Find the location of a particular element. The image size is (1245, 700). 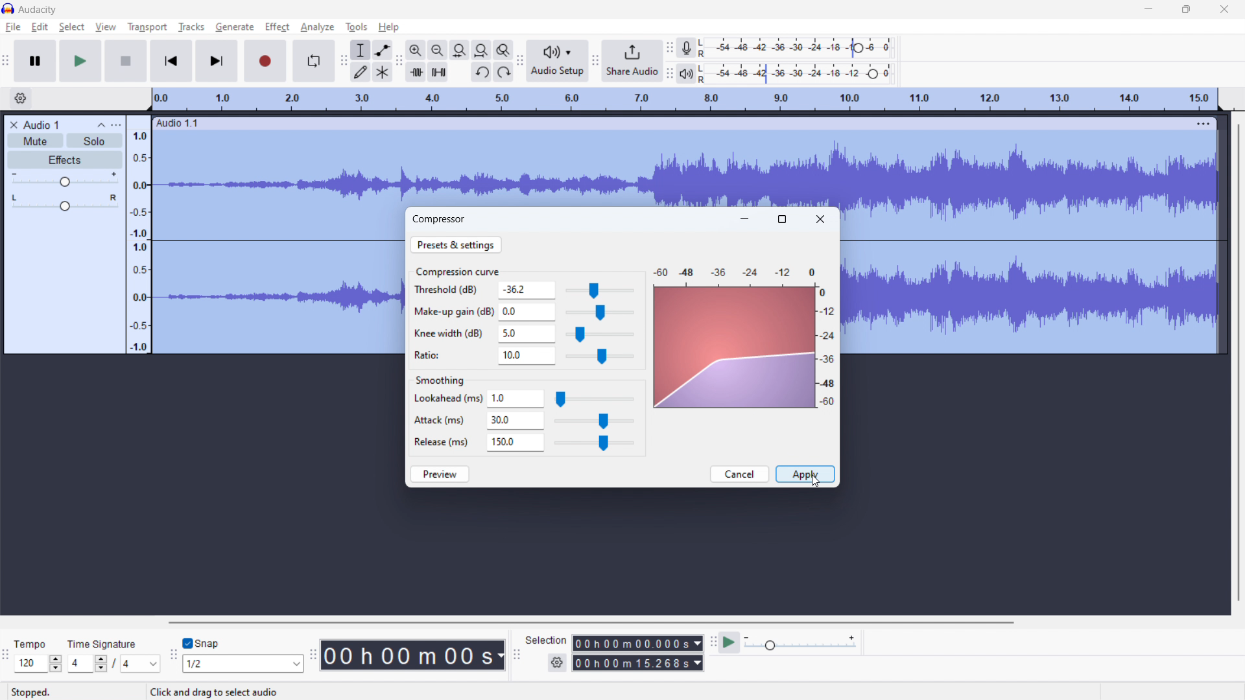

record level is located at coordinates (806, 48).